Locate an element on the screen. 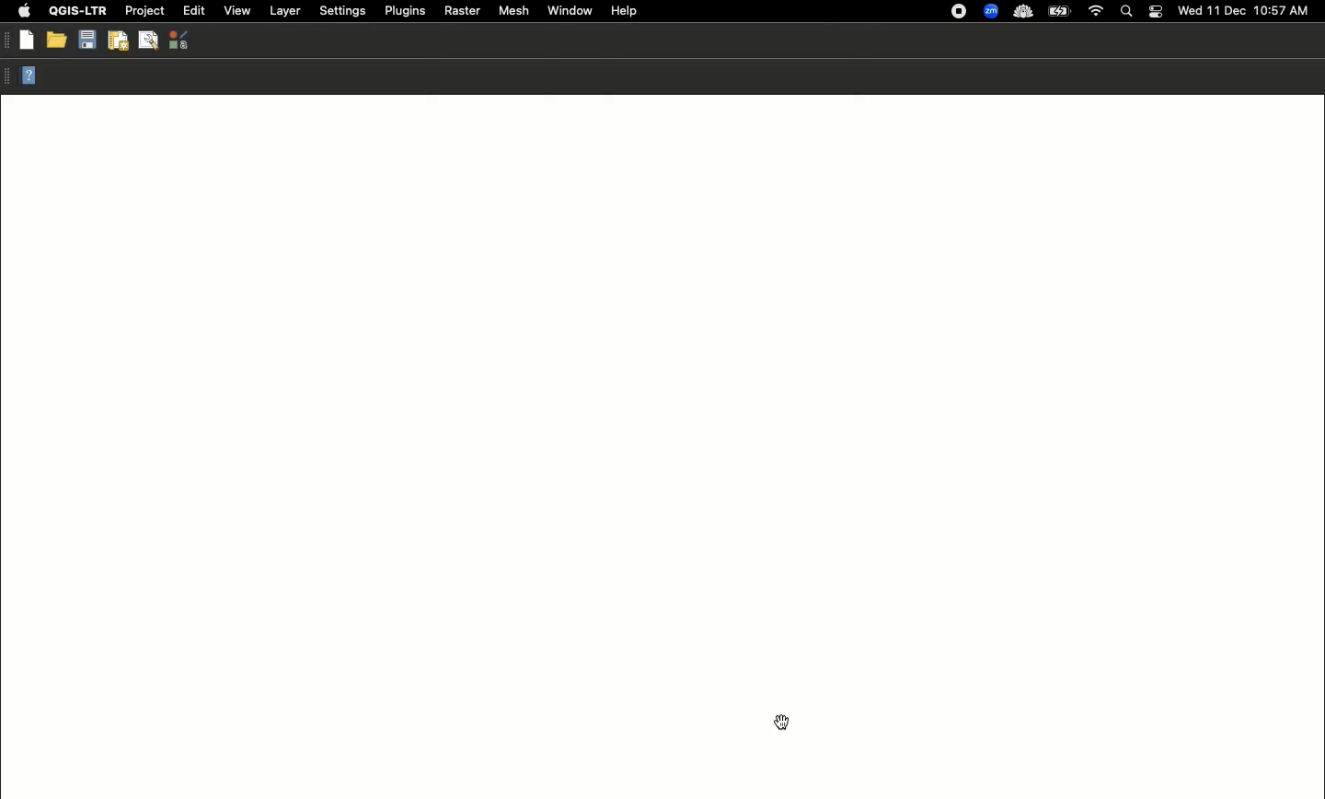  Raster is located at coordinates (463, 12).